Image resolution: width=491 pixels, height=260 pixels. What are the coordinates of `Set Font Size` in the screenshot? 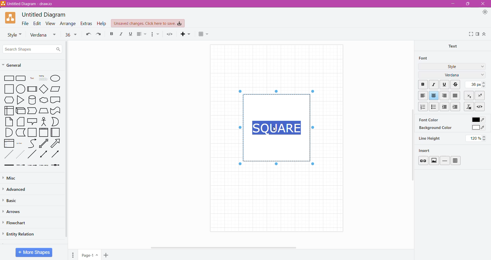 It's located at (475, 84).